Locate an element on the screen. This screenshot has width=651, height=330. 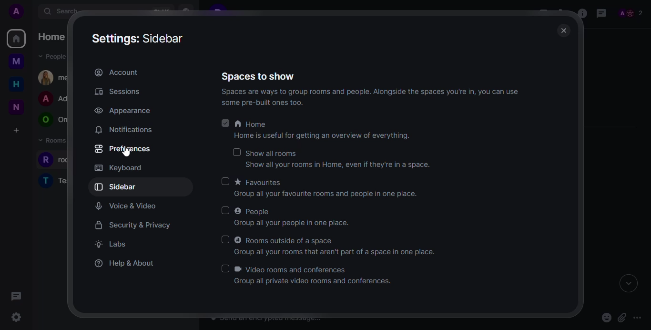
search is located at coordinates (65, 12).